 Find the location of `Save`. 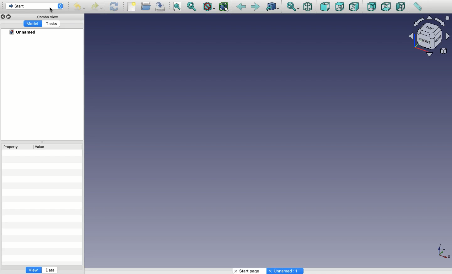

Save is located at coordinates (162, 7).